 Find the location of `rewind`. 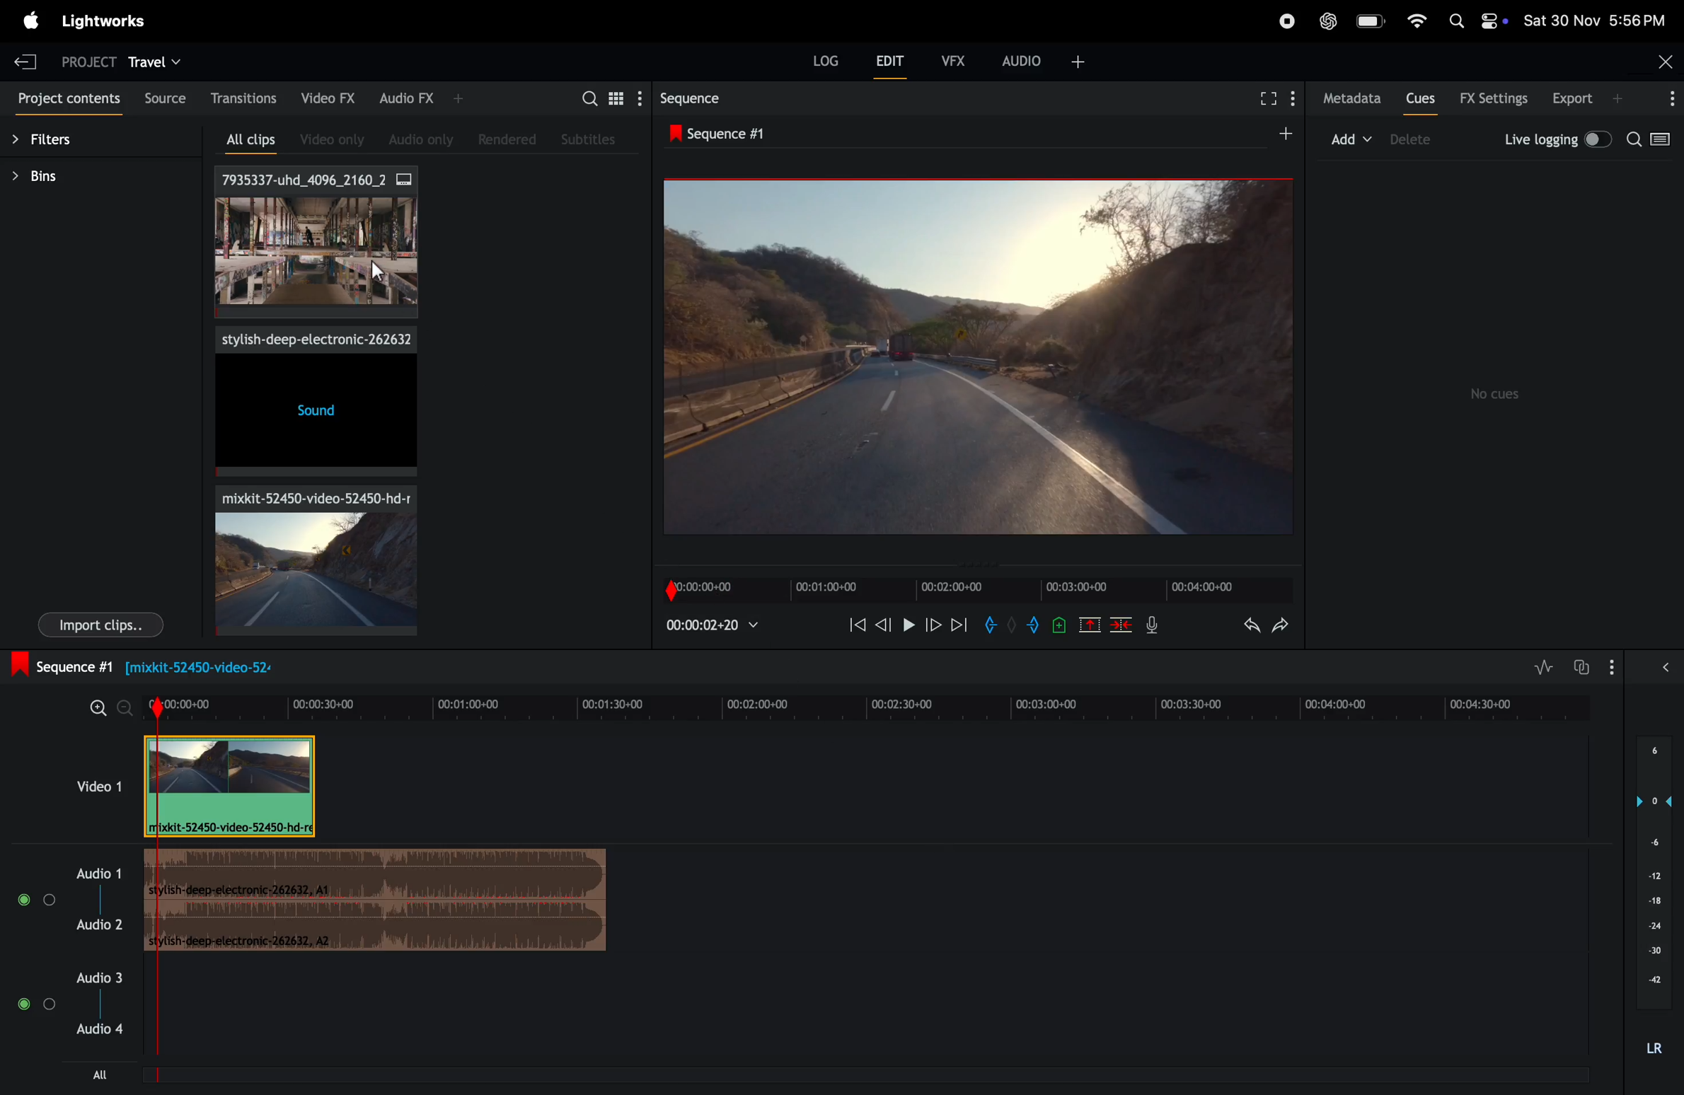

rewind is located at coordinates (855, 623).